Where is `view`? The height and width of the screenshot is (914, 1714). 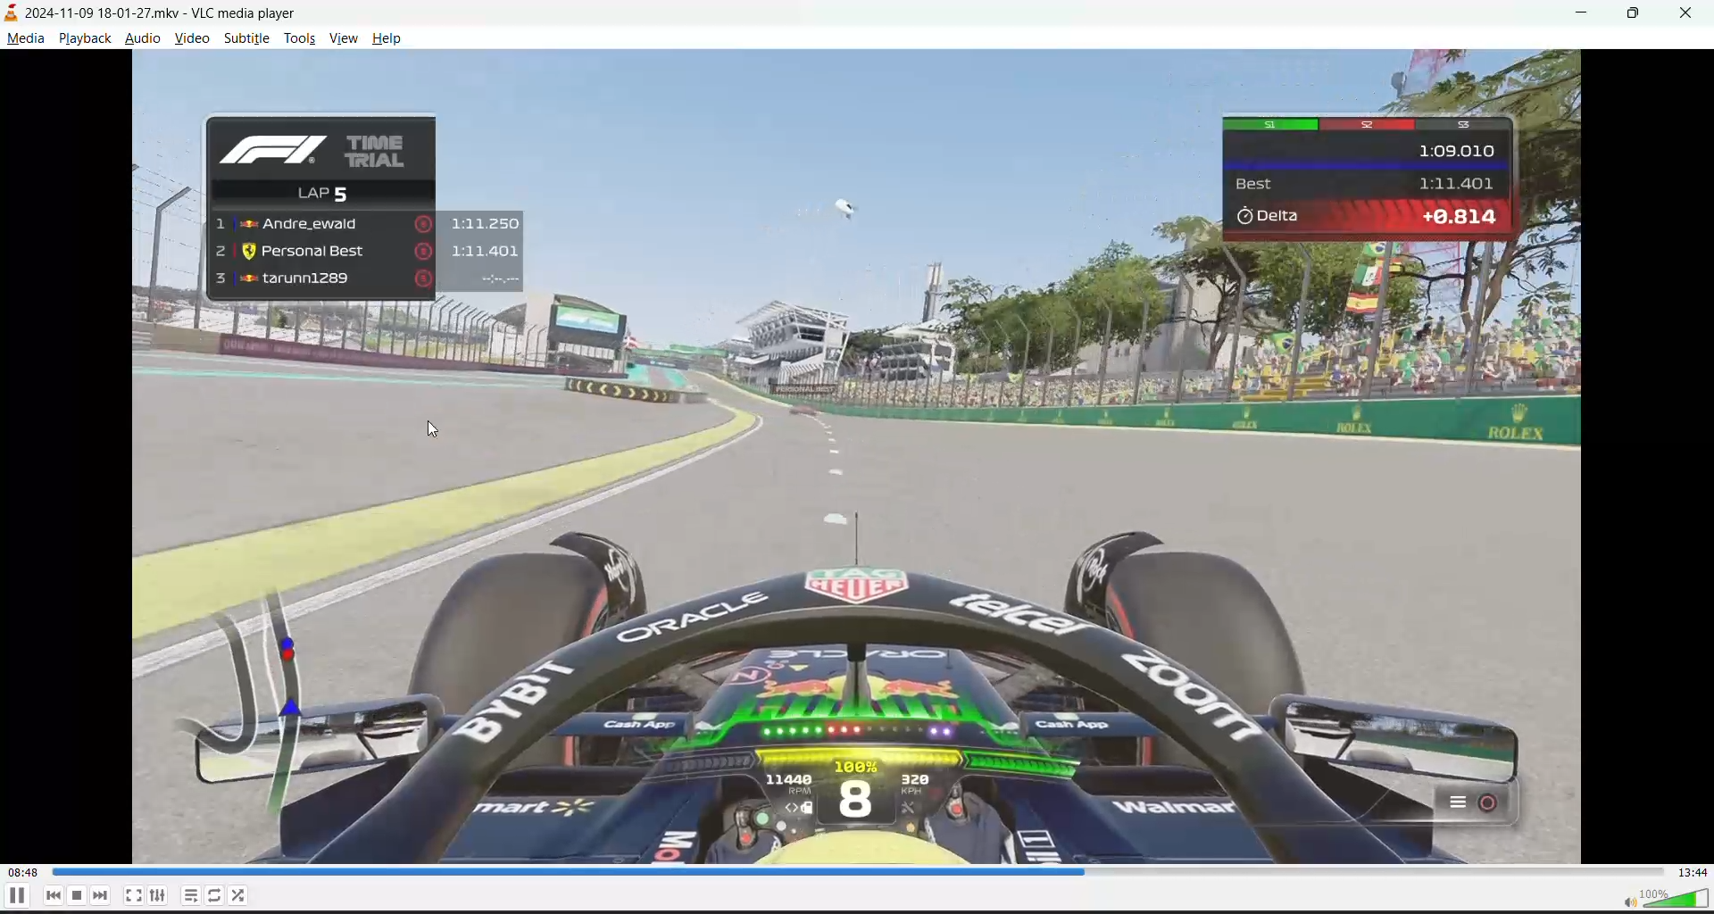
view is located at coordinates (342, 37).